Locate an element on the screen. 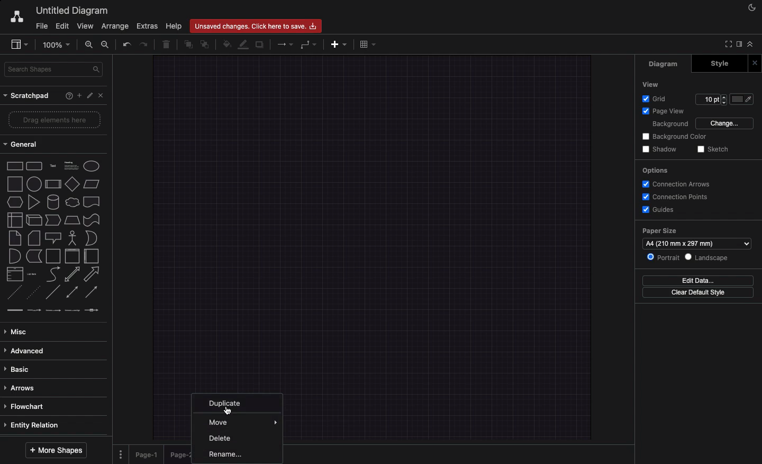 The height and width of the screenshot is (464, 762). View is located at coordinates (86, 27).